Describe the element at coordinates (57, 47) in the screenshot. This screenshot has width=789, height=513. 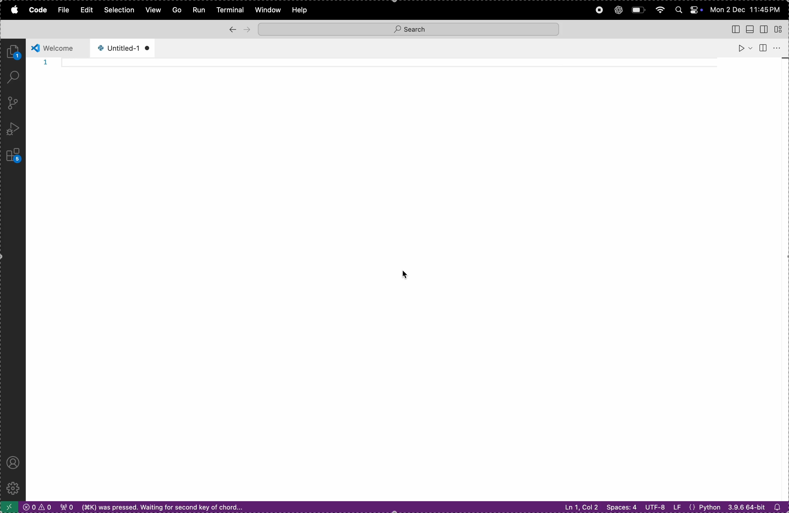
I see `welcome` at that location.